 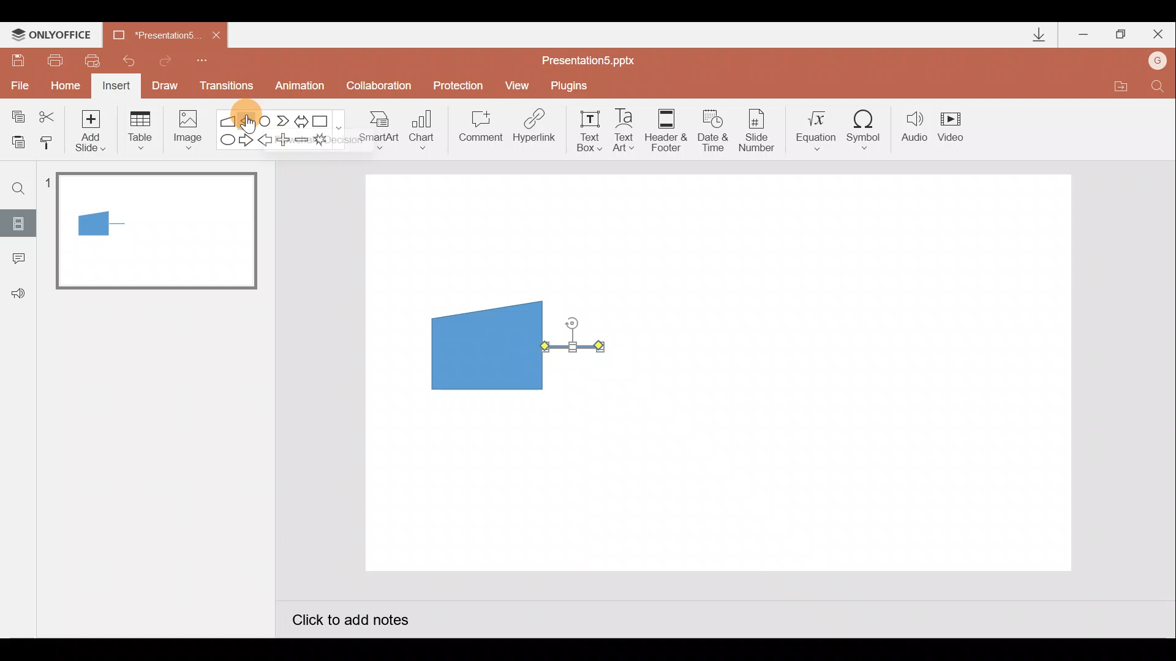 What do you see at coordinates (1037, 35) in the screenshot?
I see `Downloads` at bounding box center [1037, 35].